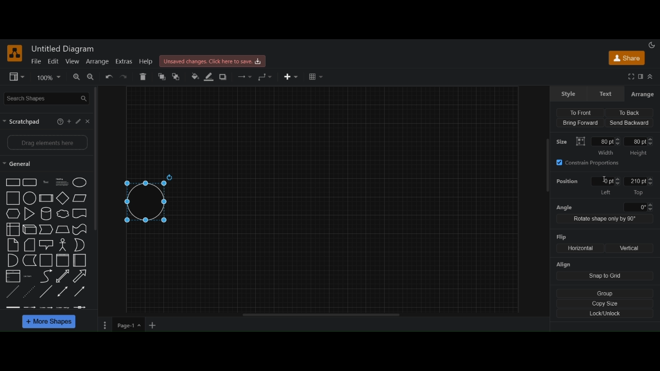  What do you see at coordinates (47, 143) in the screenshot?
I see `drag elements here` at bounding box center [47, 143].